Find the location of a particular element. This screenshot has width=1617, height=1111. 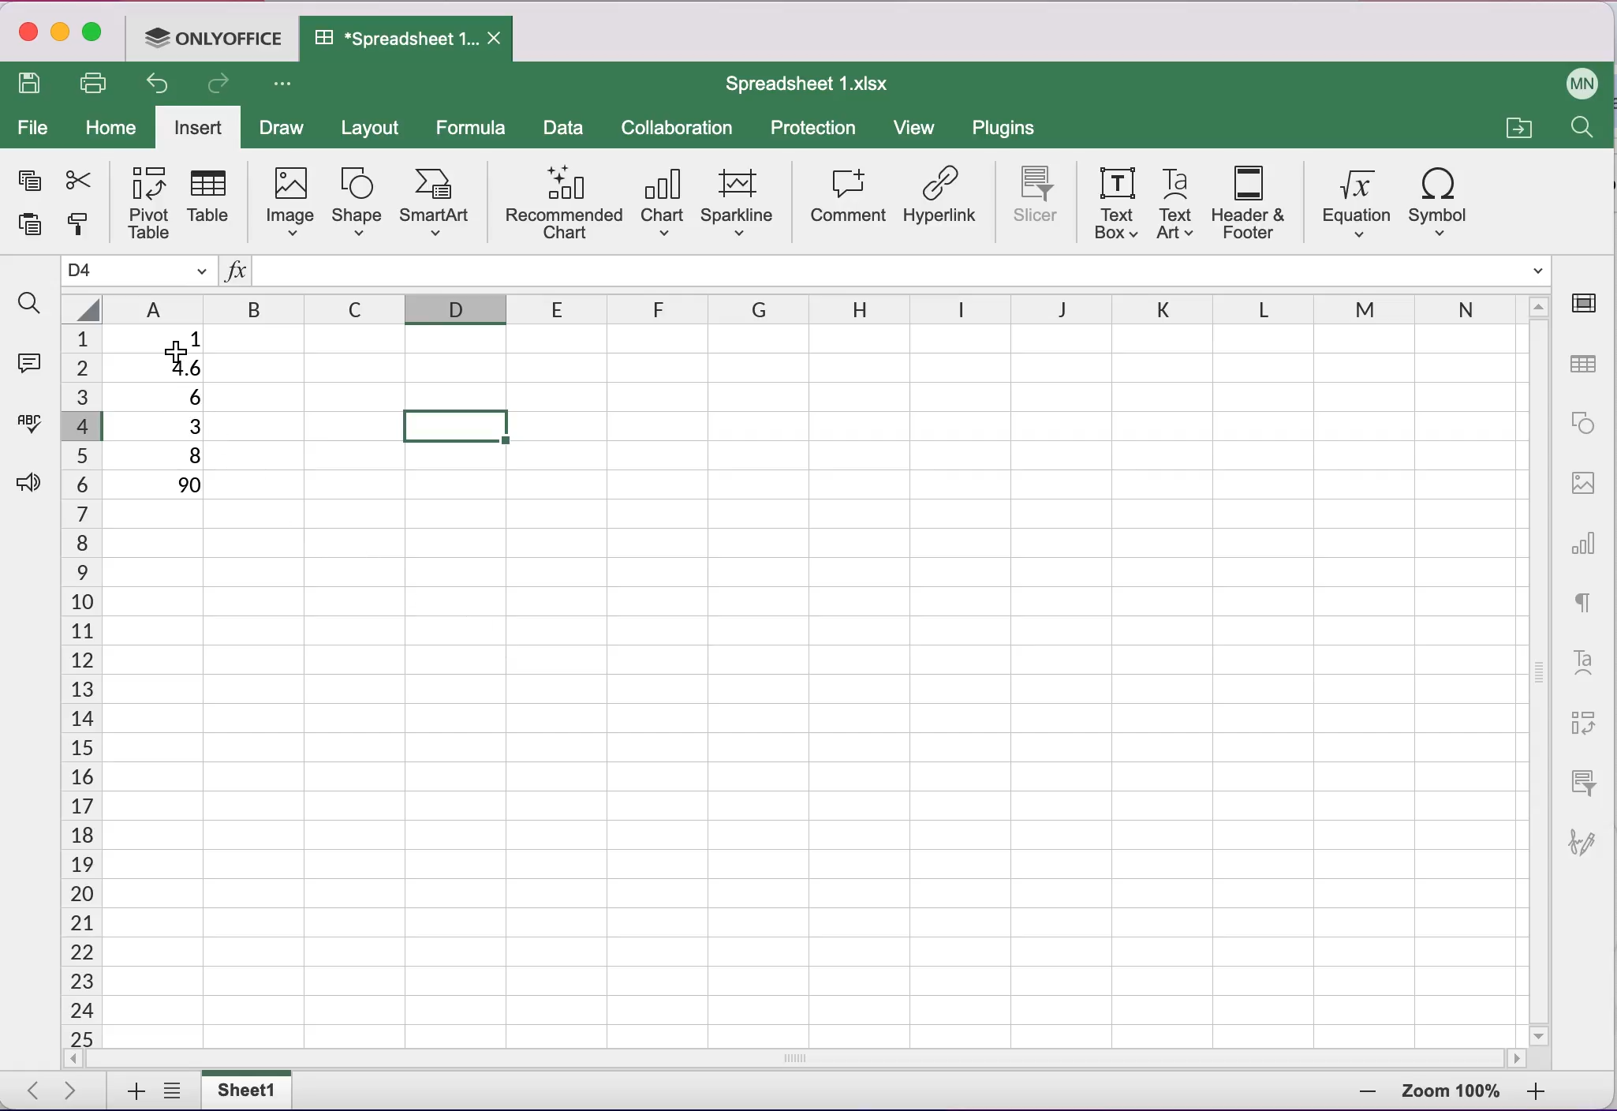

slicer is located at coordinates (1031, 197).